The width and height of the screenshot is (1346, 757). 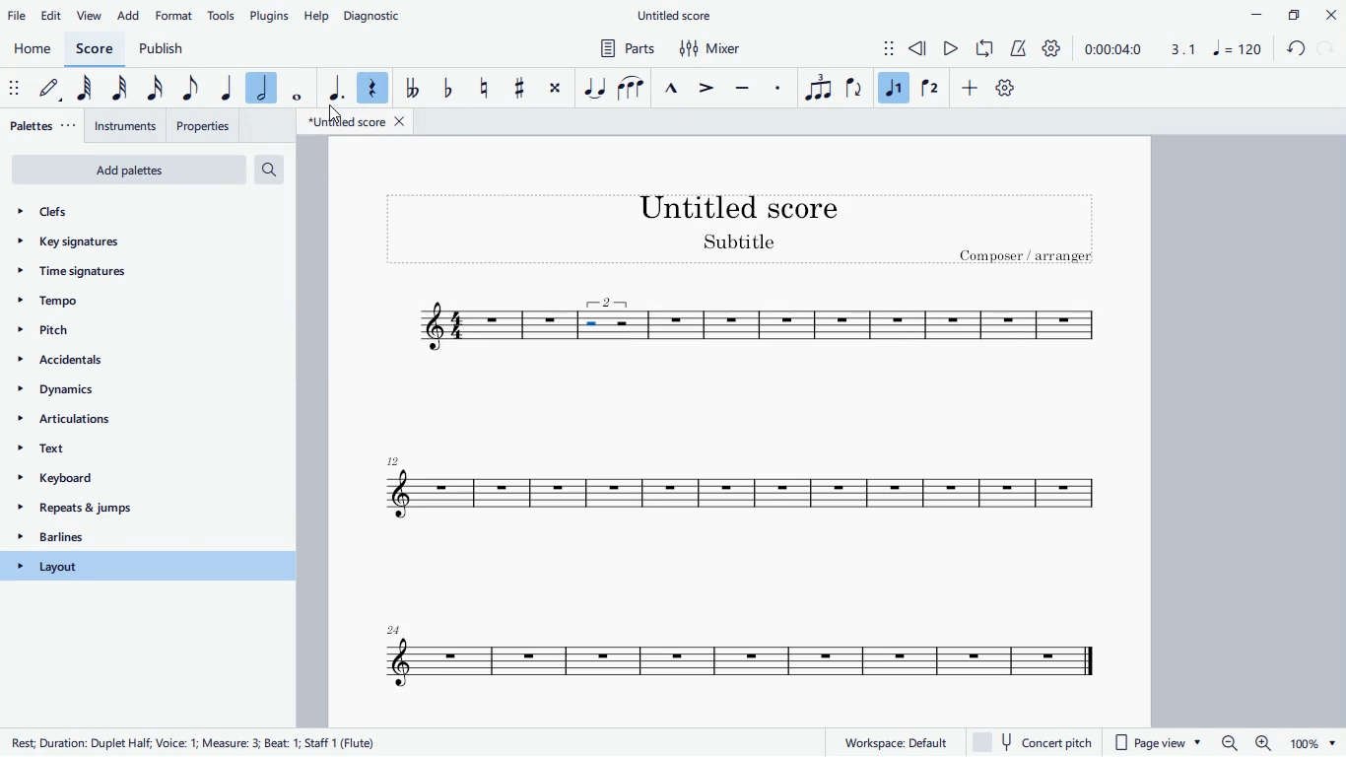 I want to click on home, so click(x=34, y=50).